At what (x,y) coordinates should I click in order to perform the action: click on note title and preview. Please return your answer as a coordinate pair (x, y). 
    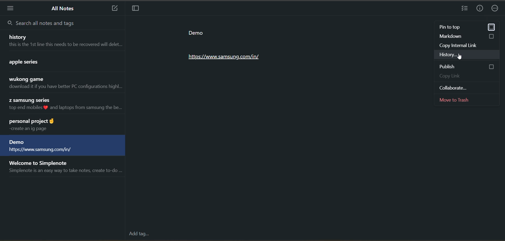
    Looking at the image, I should click on (61, 125).